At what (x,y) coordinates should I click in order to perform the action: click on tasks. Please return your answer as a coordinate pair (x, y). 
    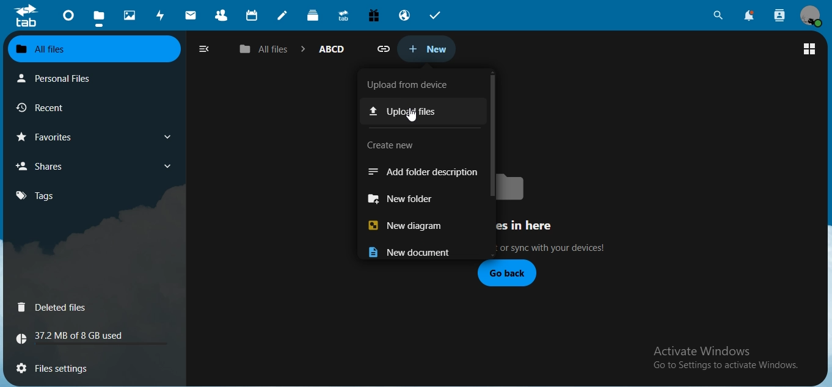
    Looking at the image, I should click on (436, 15).